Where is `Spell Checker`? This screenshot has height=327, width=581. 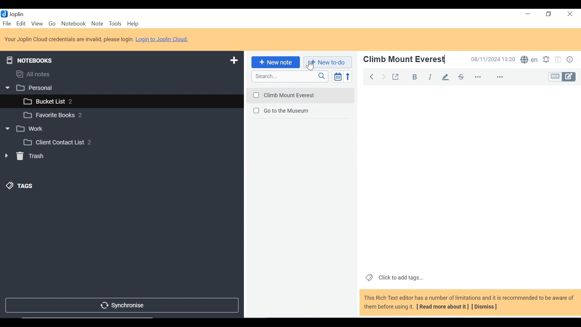
Spell Checker is located at coordinates (530, 60).